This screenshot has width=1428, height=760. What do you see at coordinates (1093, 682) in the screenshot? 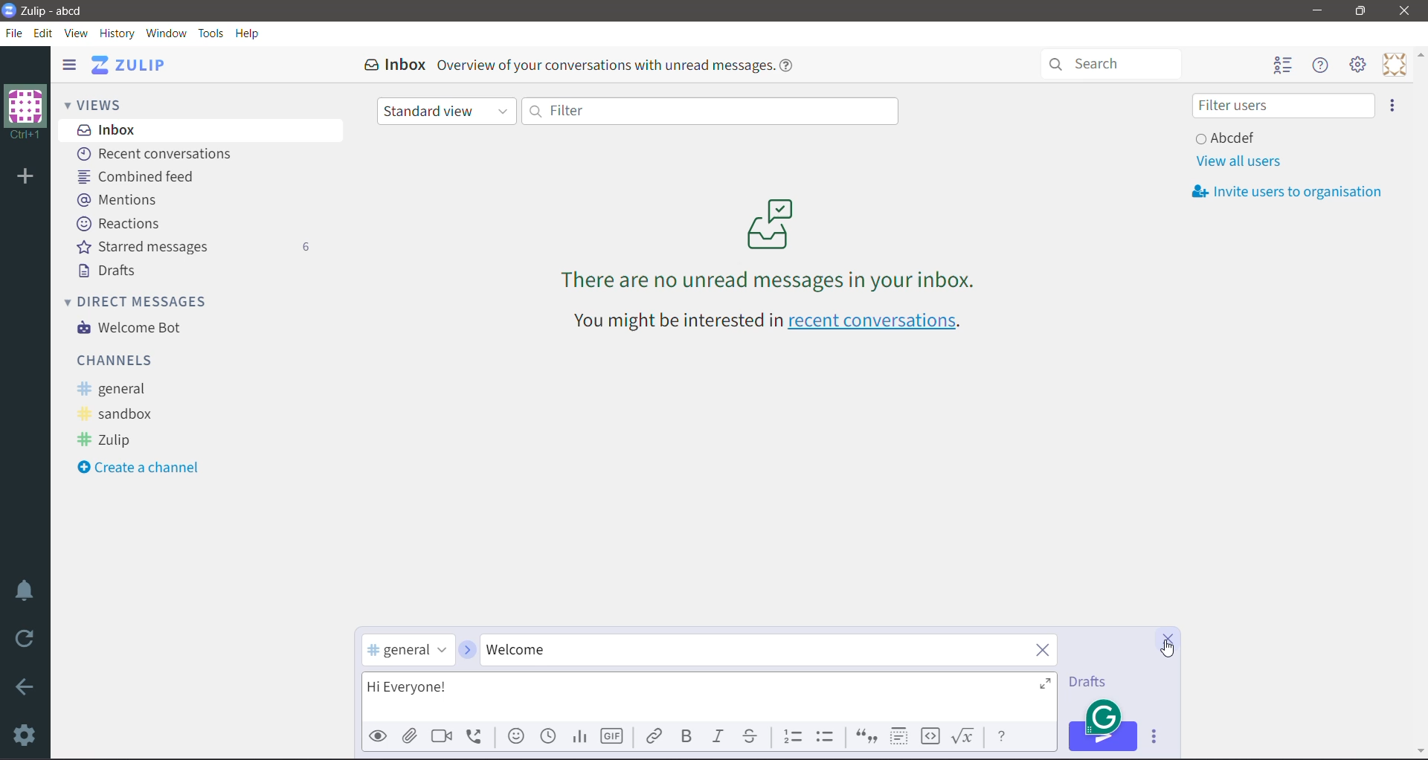
I see `Drafts` at bounding box center [1093, 682].